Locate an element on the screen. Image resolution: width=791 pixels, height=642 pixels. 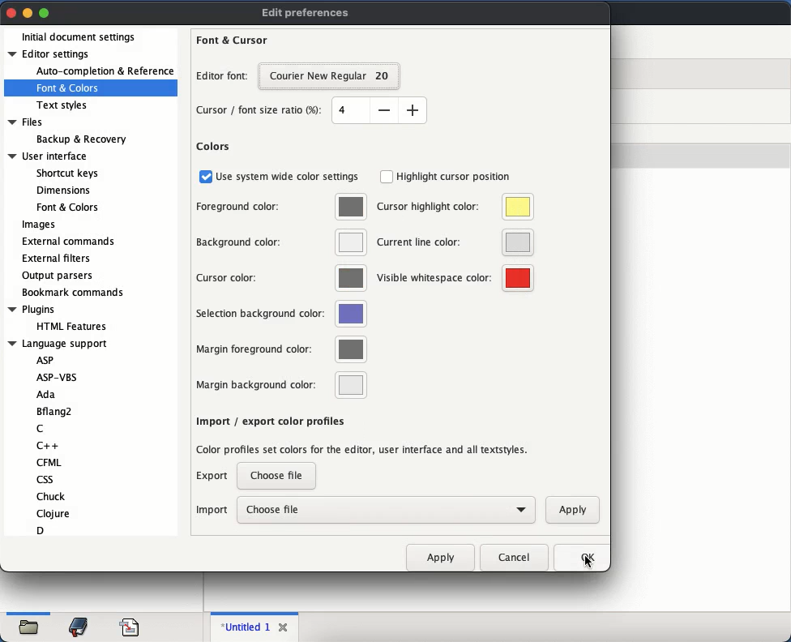
color is located at coordinates (516, 206).